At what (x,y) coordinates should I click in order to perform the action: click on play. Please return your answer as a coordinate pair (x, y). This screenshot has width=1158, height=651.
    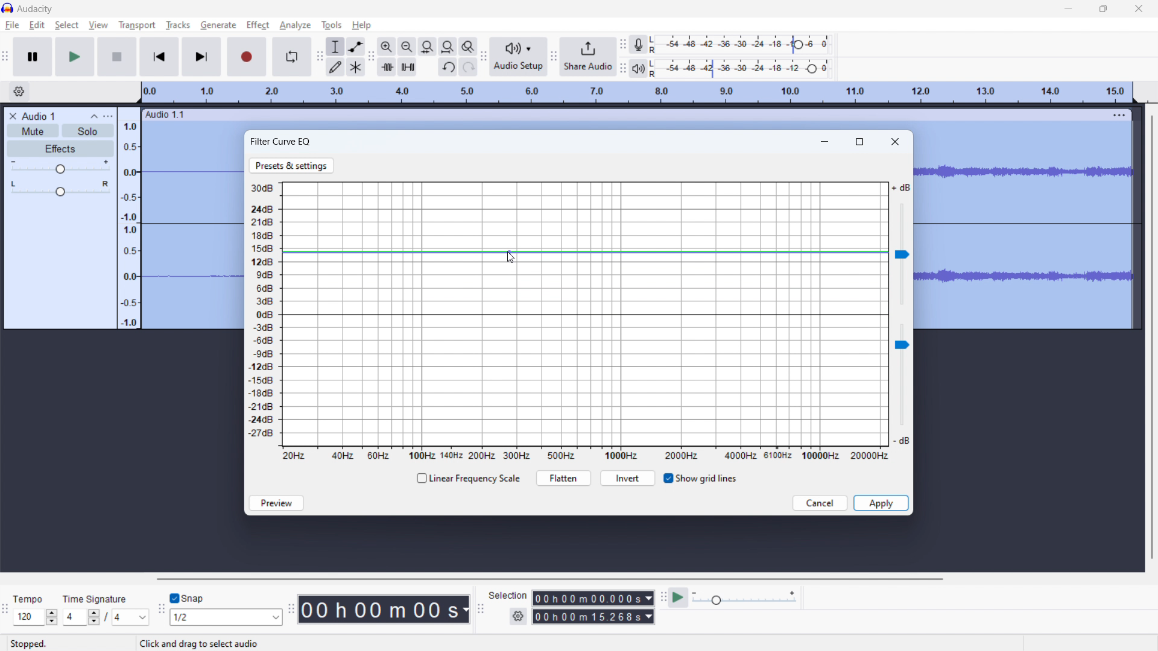
    Looking at the image, I should click on (75, 57).